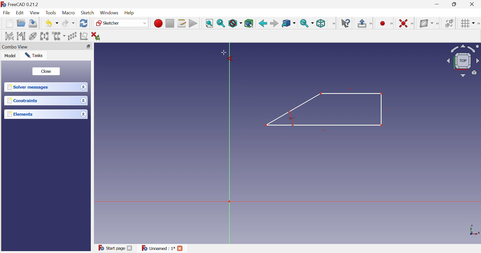  What do you see at coordinates (313, 23) in the screenshot?
I see `Drop Down` at bounding box center [313, 23].